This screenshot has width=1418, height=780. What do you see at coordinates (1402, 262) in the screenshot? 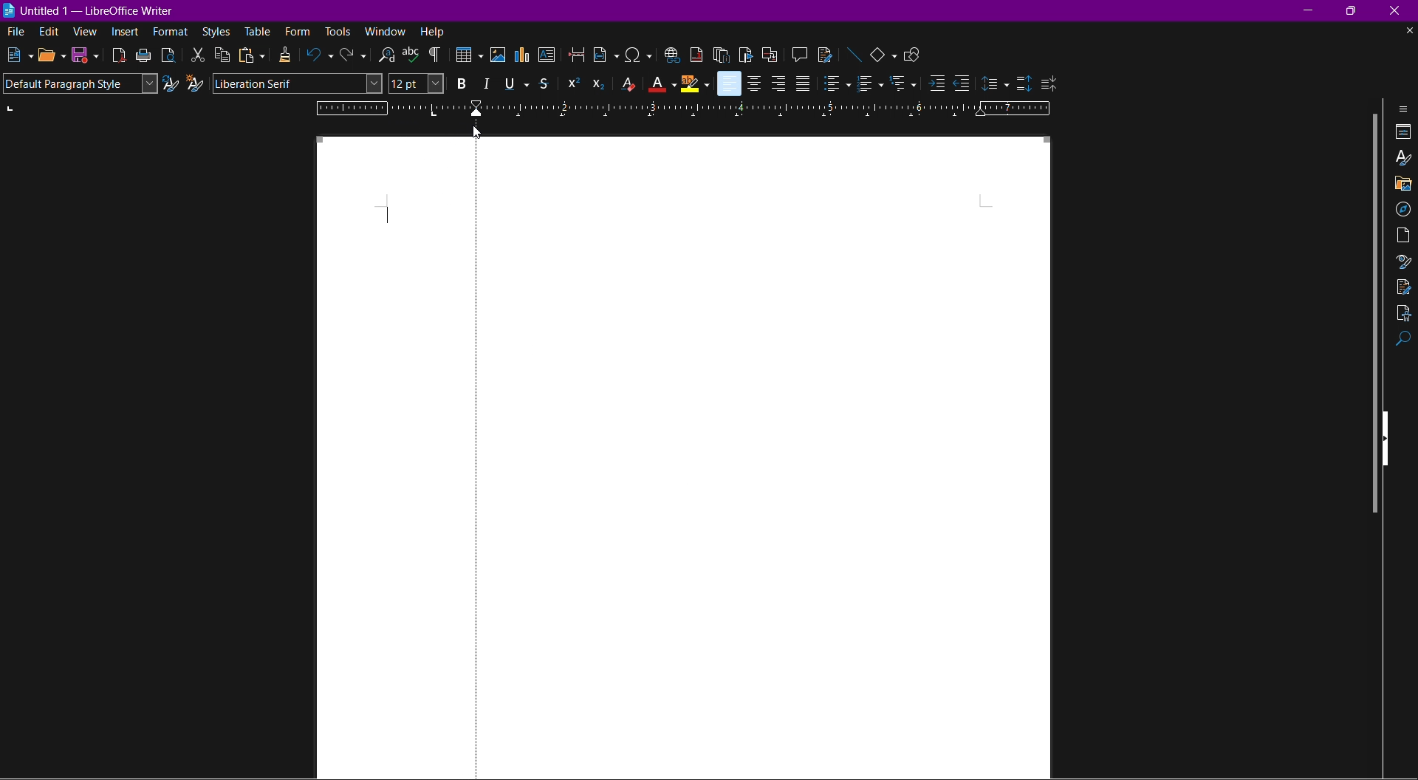
I see `Style Inspector` at bounding box center [1402, 262].